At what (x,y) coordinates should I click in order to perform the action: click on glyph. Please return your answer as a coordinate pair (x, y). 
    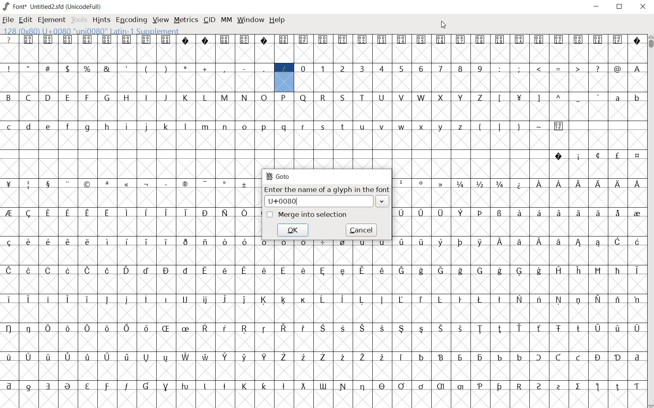
    Looking at the image, I should click on (206, 357).